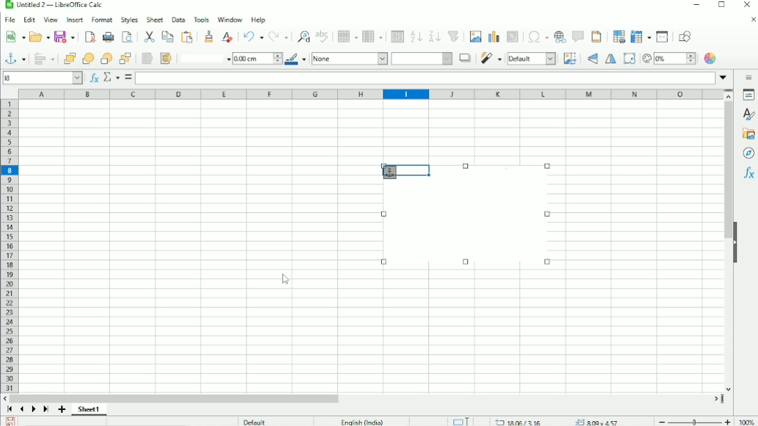 The height and width of the screenshot is (426, 758). I want to click on Properties, so click(748, 96).